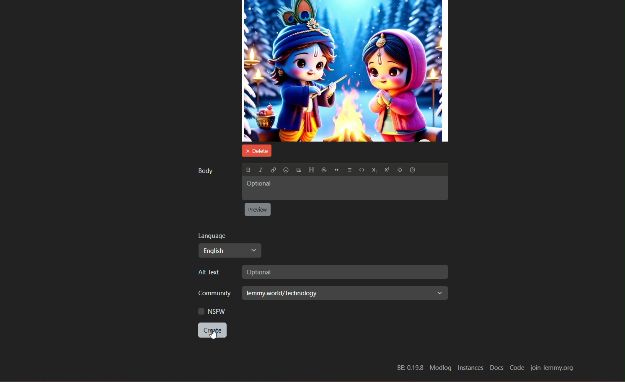 This screenshot has width=625, height=382. I want to click on emoji, so click(286, 170).